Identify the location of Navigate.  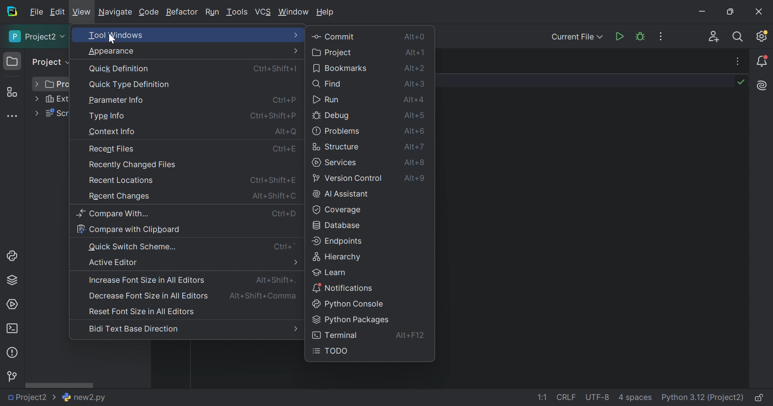
(116, 13).